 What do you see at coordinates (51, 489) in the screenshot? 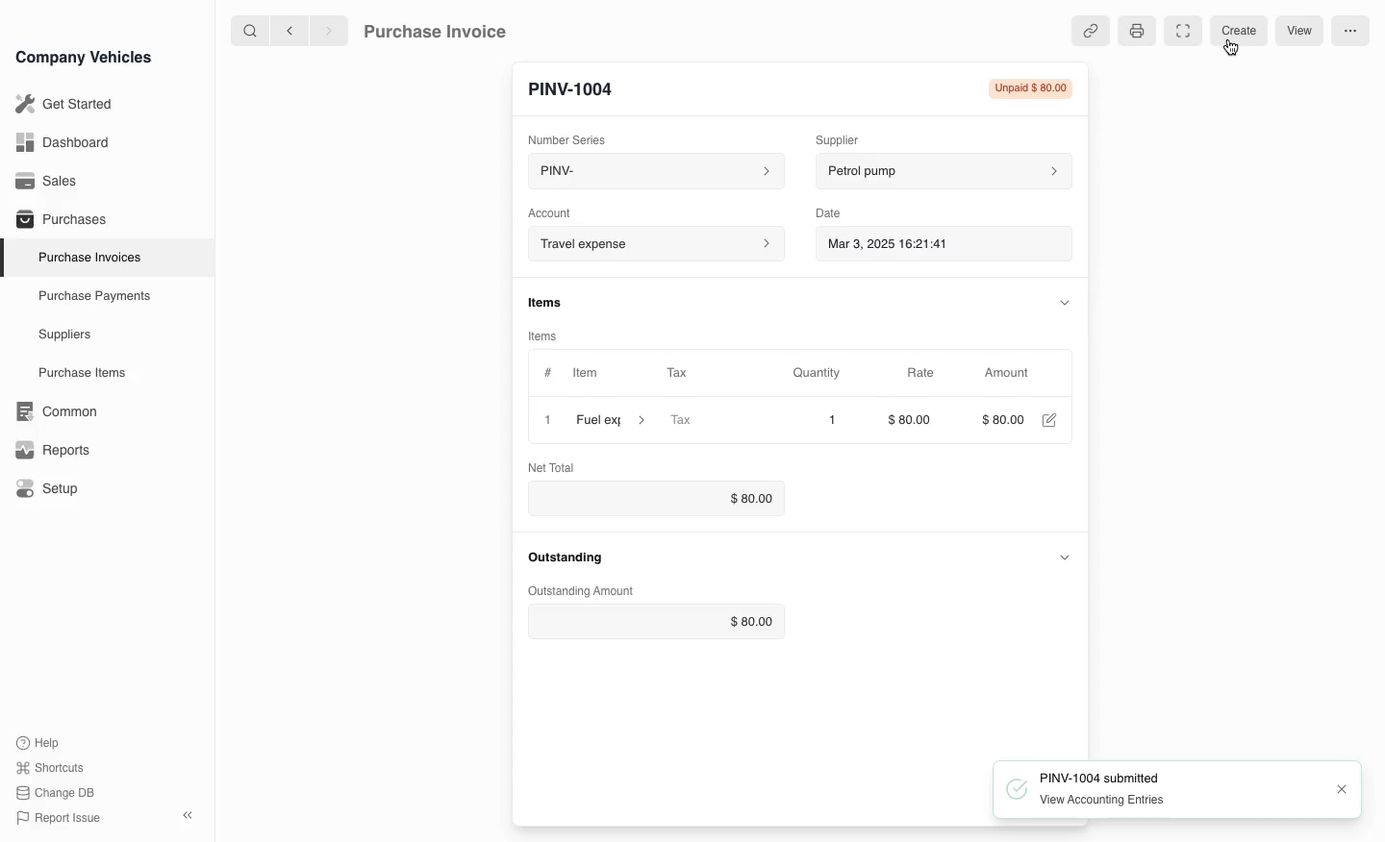
I see `Setup` at bounding box center [51, 489].